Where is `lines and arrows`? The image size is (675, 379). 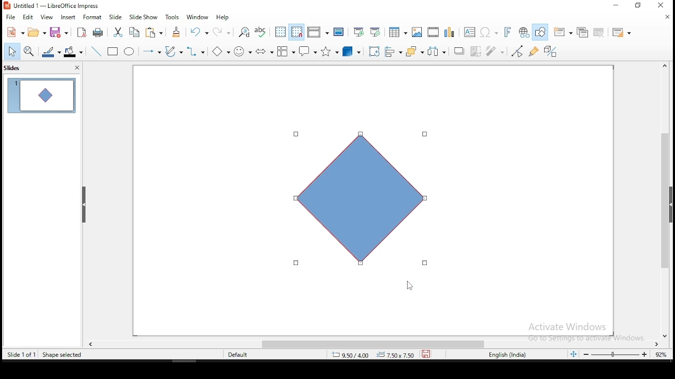
lines and arrows is located at coordinates (153, 53).